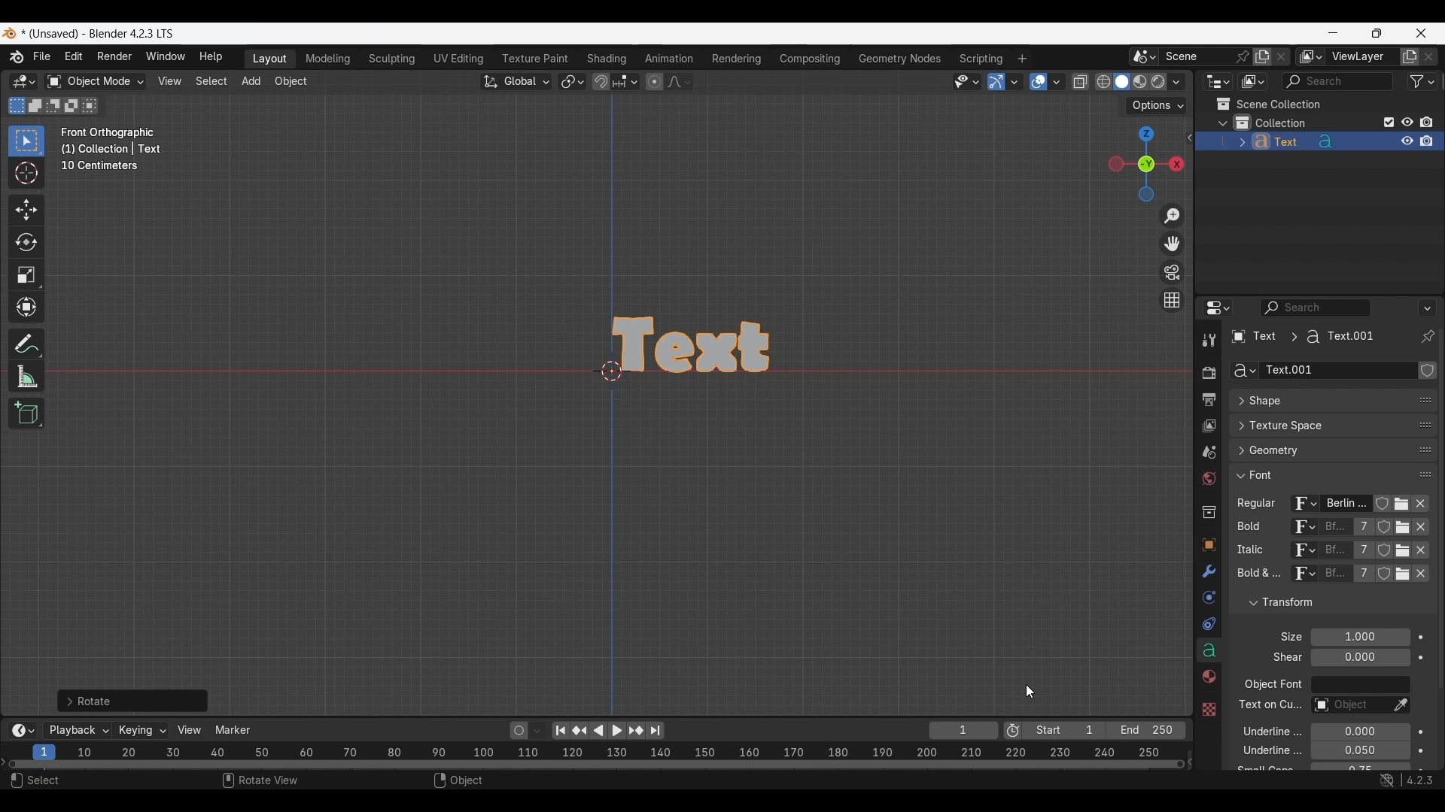 The width and height of the screenshot is (1445, 812). I want to click on Add cube, so click(26, 414).